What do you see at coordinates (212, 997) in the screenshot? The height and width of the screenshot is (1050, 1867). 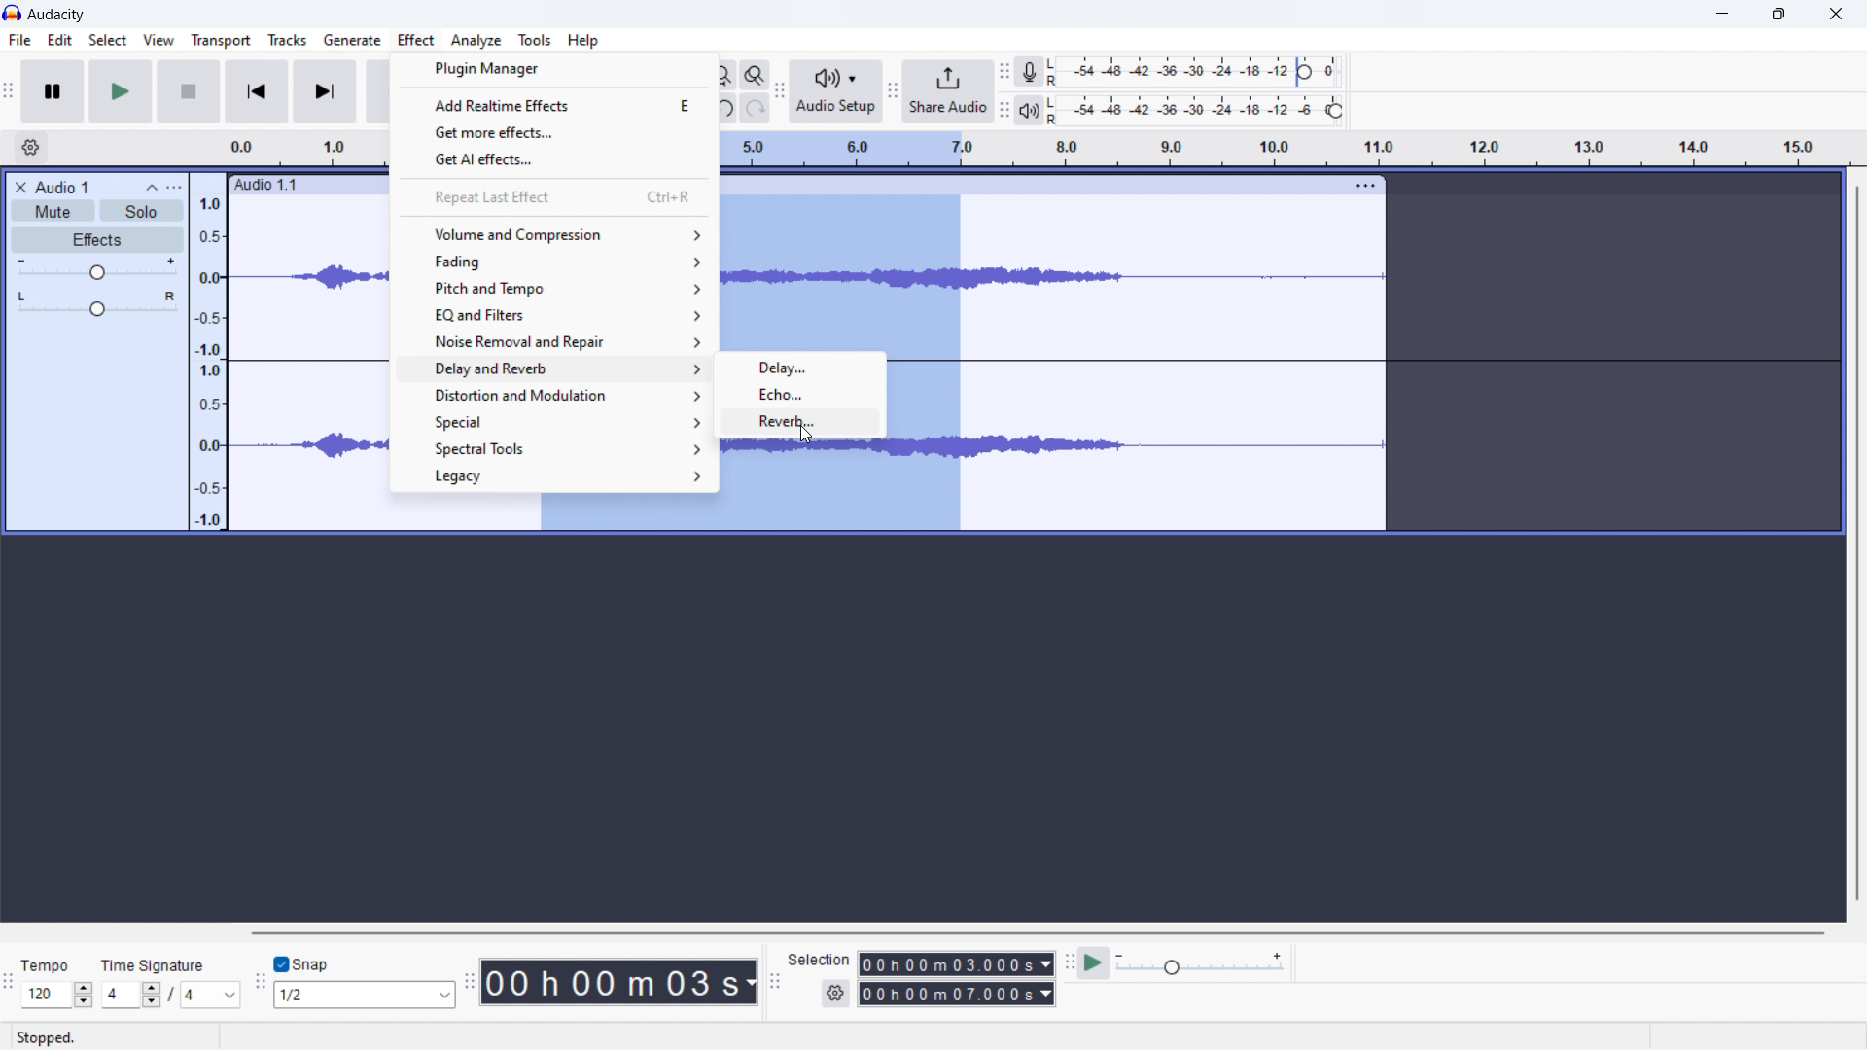 I see `4` at bounding box center [212, 997].